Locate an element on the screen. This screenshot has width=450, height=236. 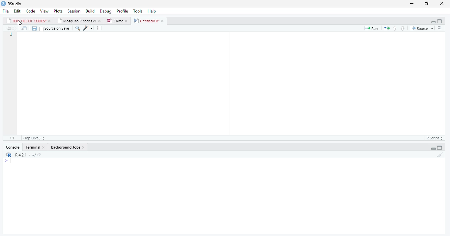
Mosquito R codes.v1 is located at coordinates (79, 20).